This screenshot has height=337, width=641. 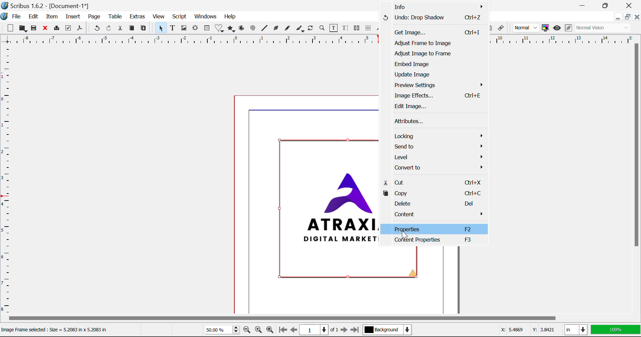 What do you see at coordinates (254, 29) in the screenshot?
I see `Spiral` at bounding box center [254, 29].